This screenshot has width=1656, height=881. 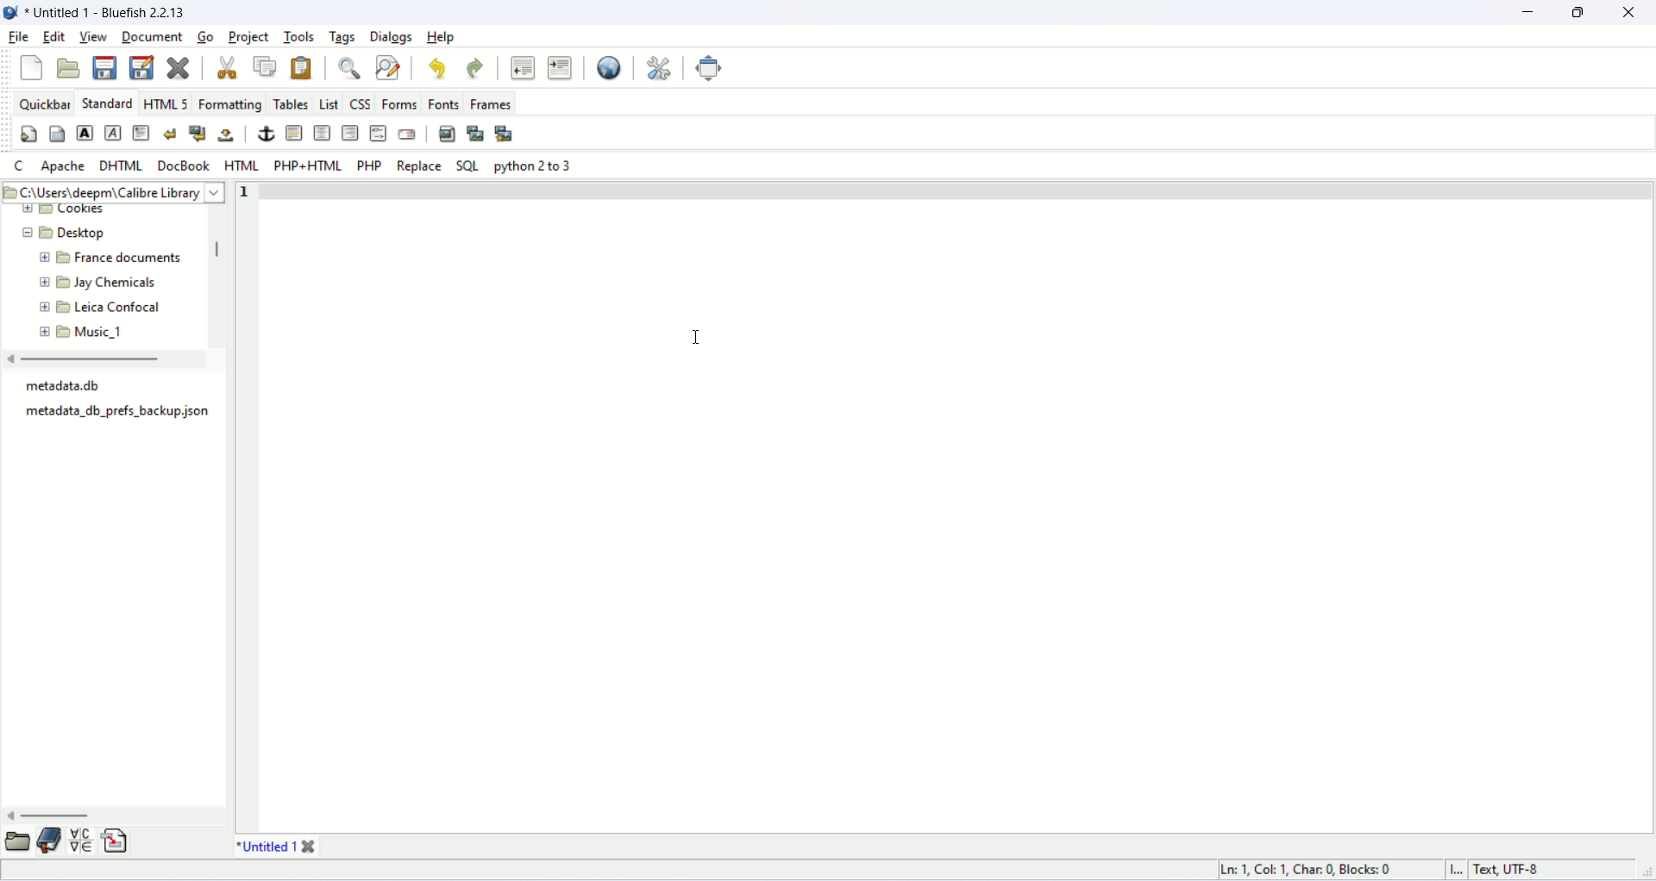 What do you see at coordinates (10, 10) in the screenshot?
I see `application icon` at bounding box center [10, 10].